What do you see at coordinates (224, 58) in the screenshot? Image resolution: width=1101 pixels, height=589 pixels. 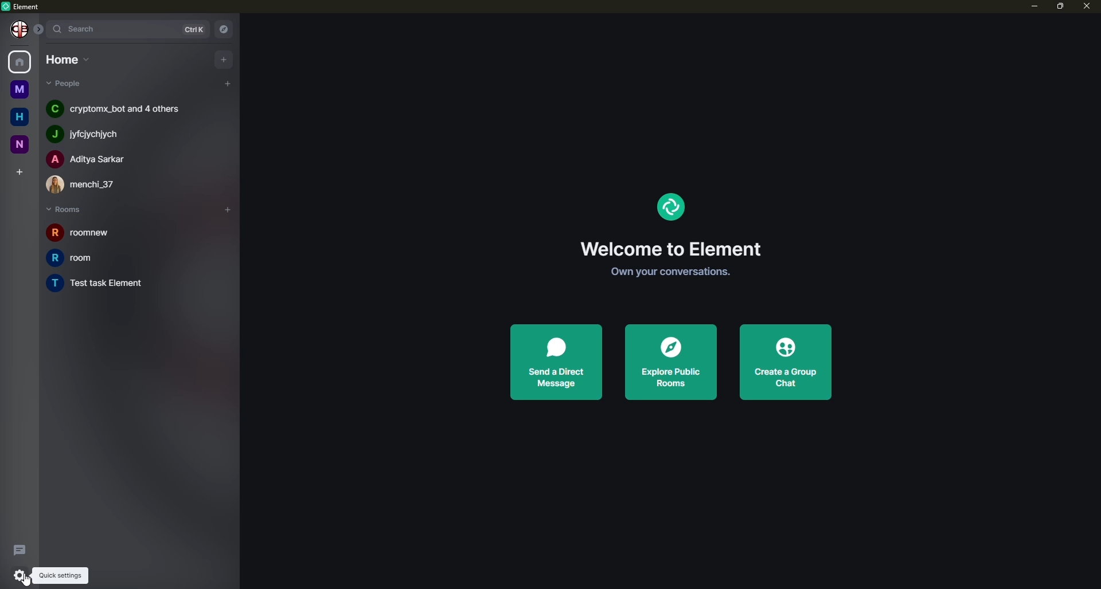 I see `add` at bounding box center [224, 58].